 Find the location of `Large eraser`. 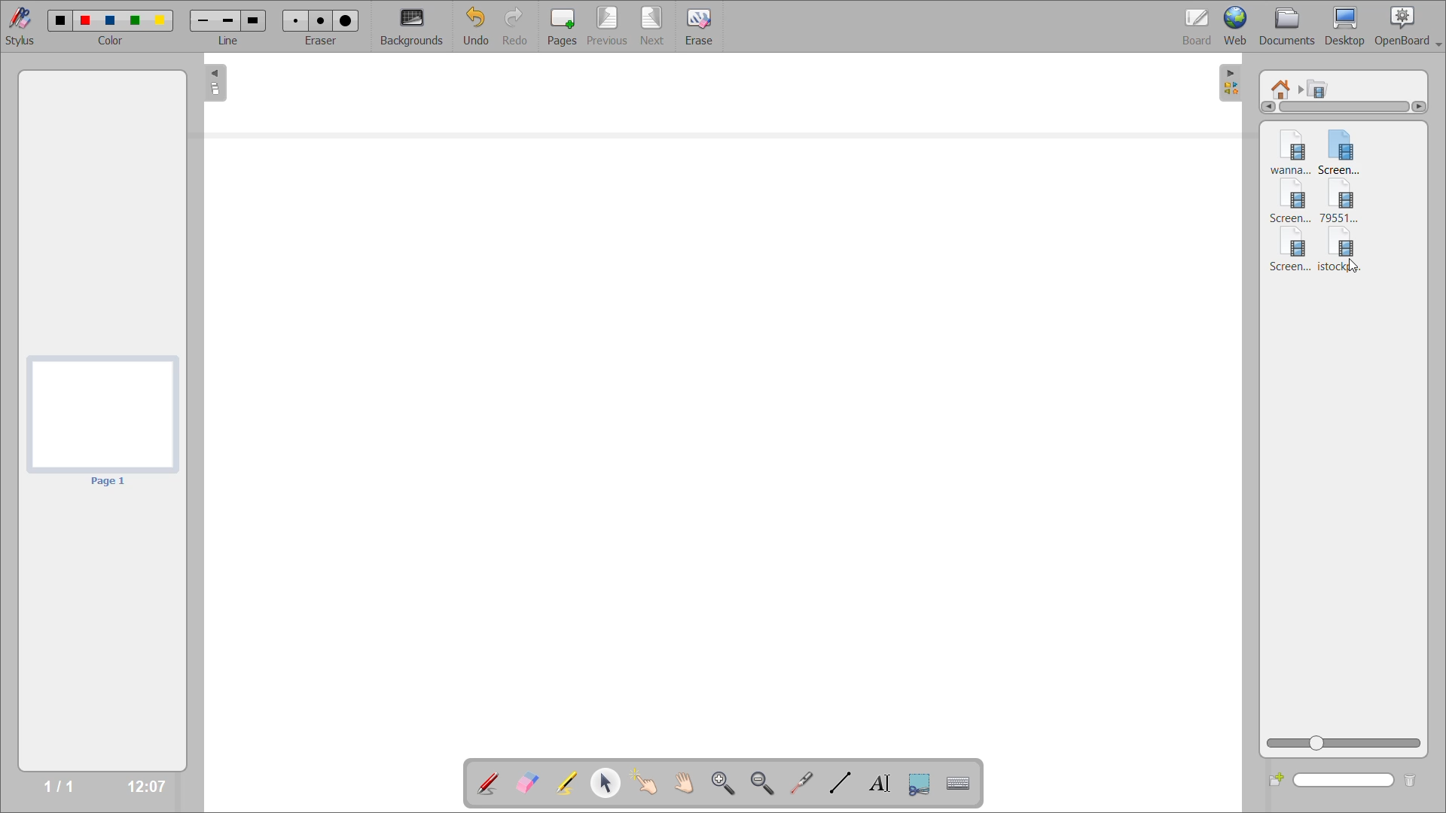

Large eraser is located at coordinates (346, 20).